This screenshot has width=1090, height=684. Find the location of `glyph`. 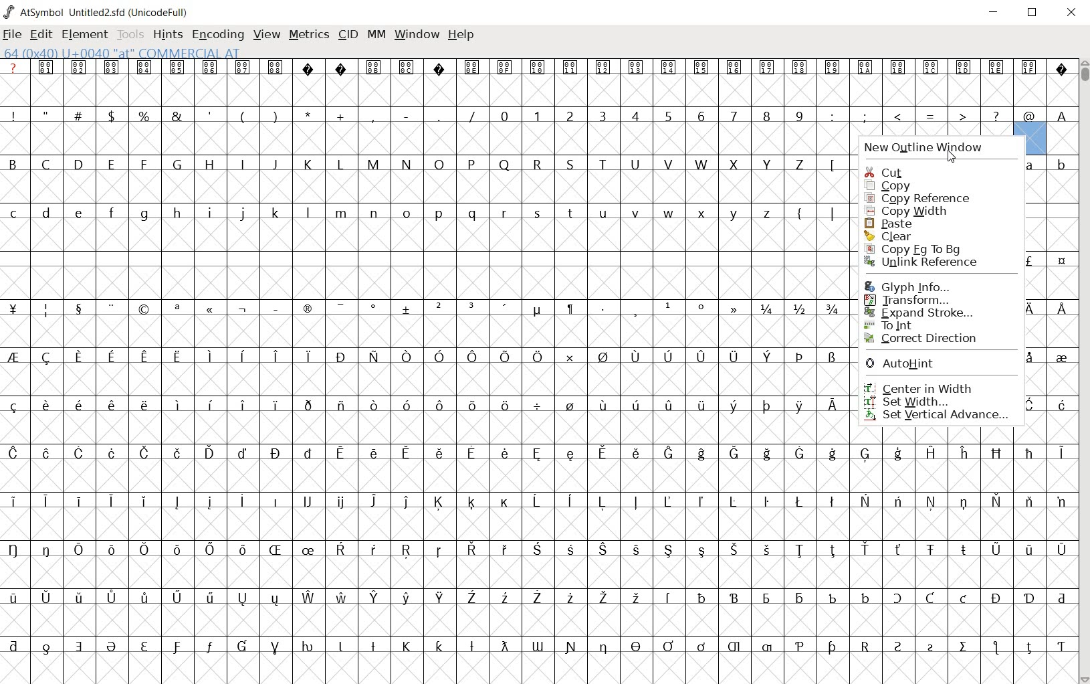

glyph is located at coordinates (963, 554).